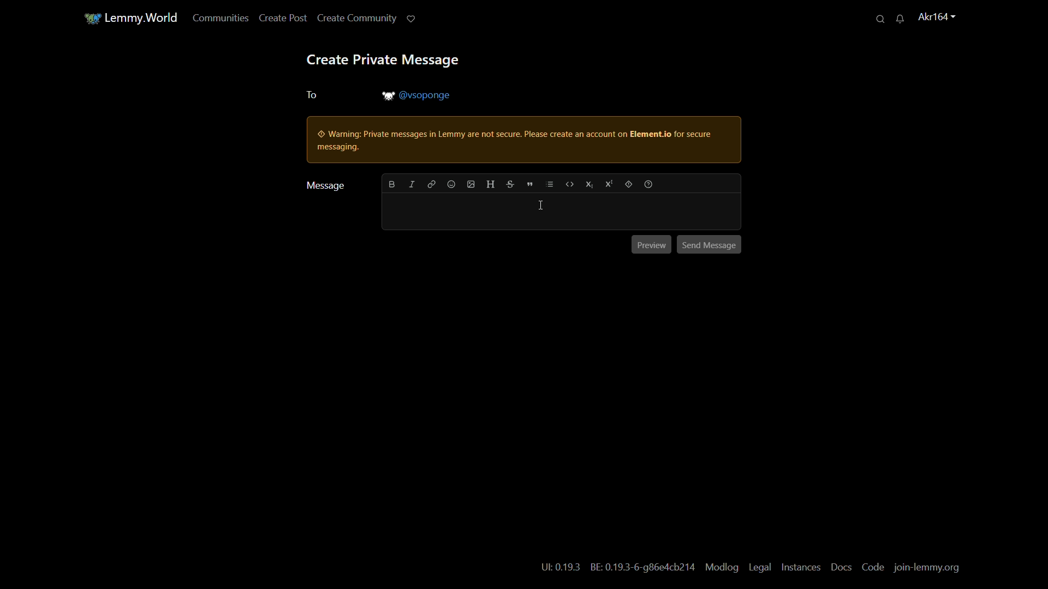 The width and height of the screenshot is (1048, 589). What do you see at coordinates (588, 183) in the screenshot?
I see `subscript` at bounding box center [588, 183].